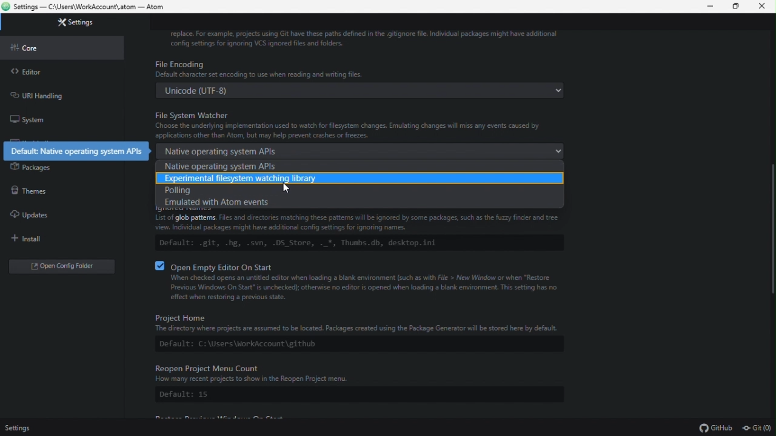 Image resolution: width=776 pixels, height=436 pixels. What do you see at coordinates (31, 190) in the screenshot?
I see `Themes` at bounding box center [31, 190].